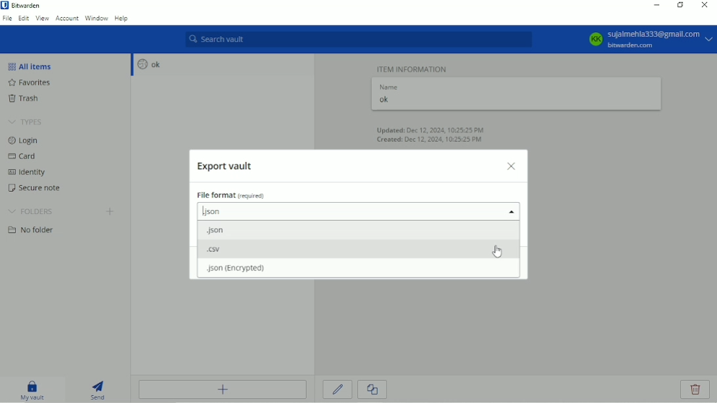 The image size is (717, 403). I want to click on Cursor, so click(498, 251).